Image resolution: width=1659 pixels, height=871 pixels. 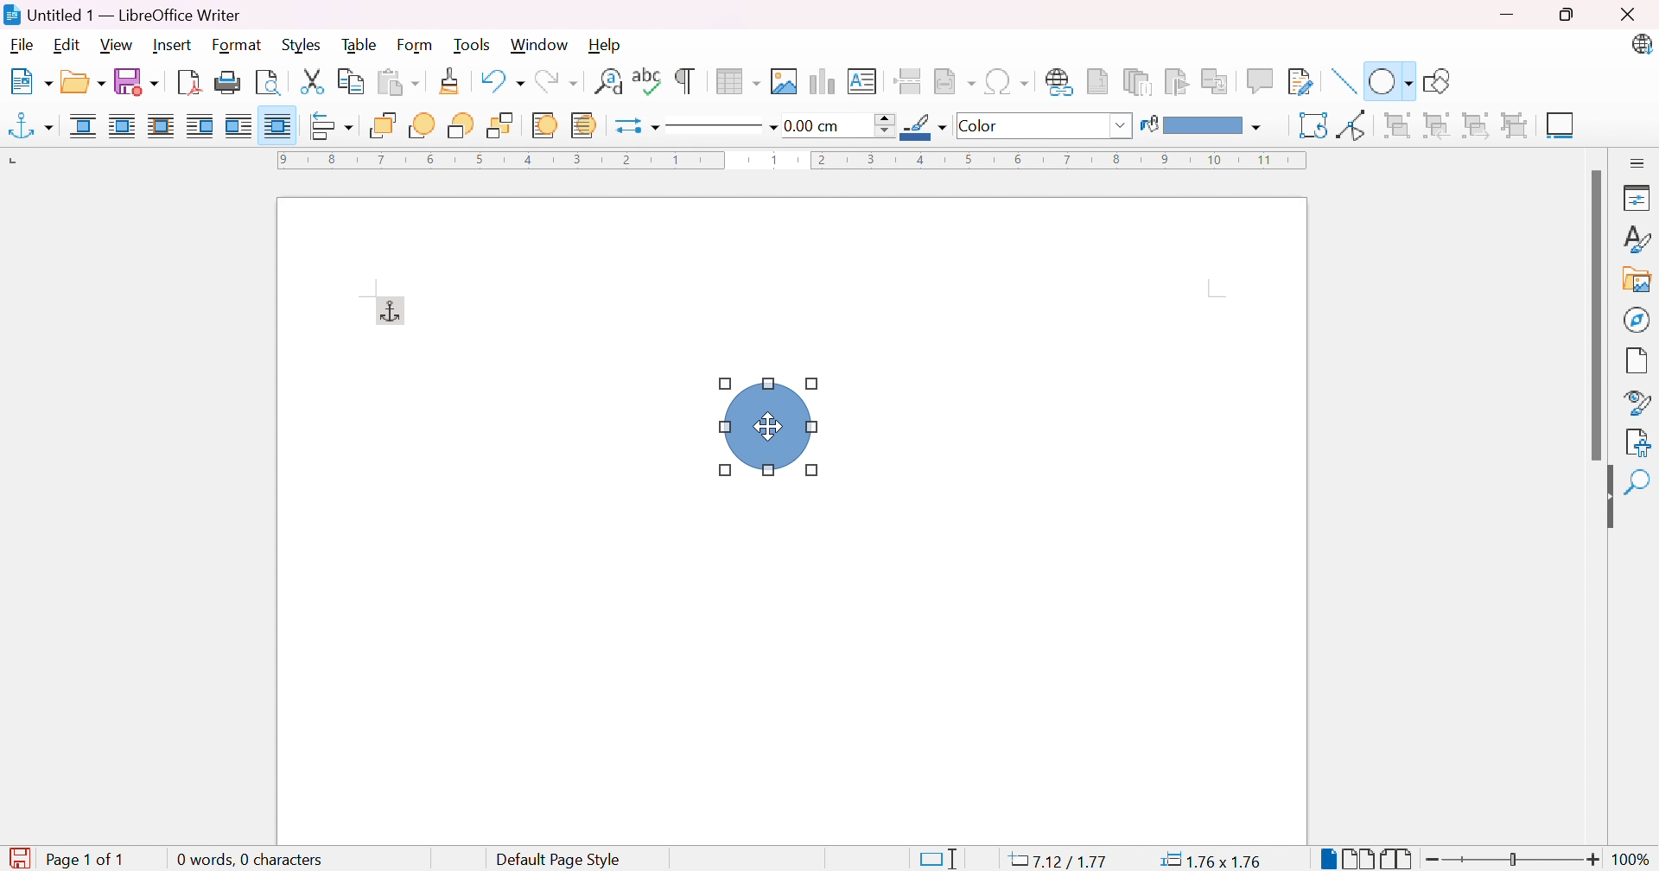 What do you see at coordinates (1202, 127) in the screenshot?
I see `Fill color` at bounding box center [1202, 127].